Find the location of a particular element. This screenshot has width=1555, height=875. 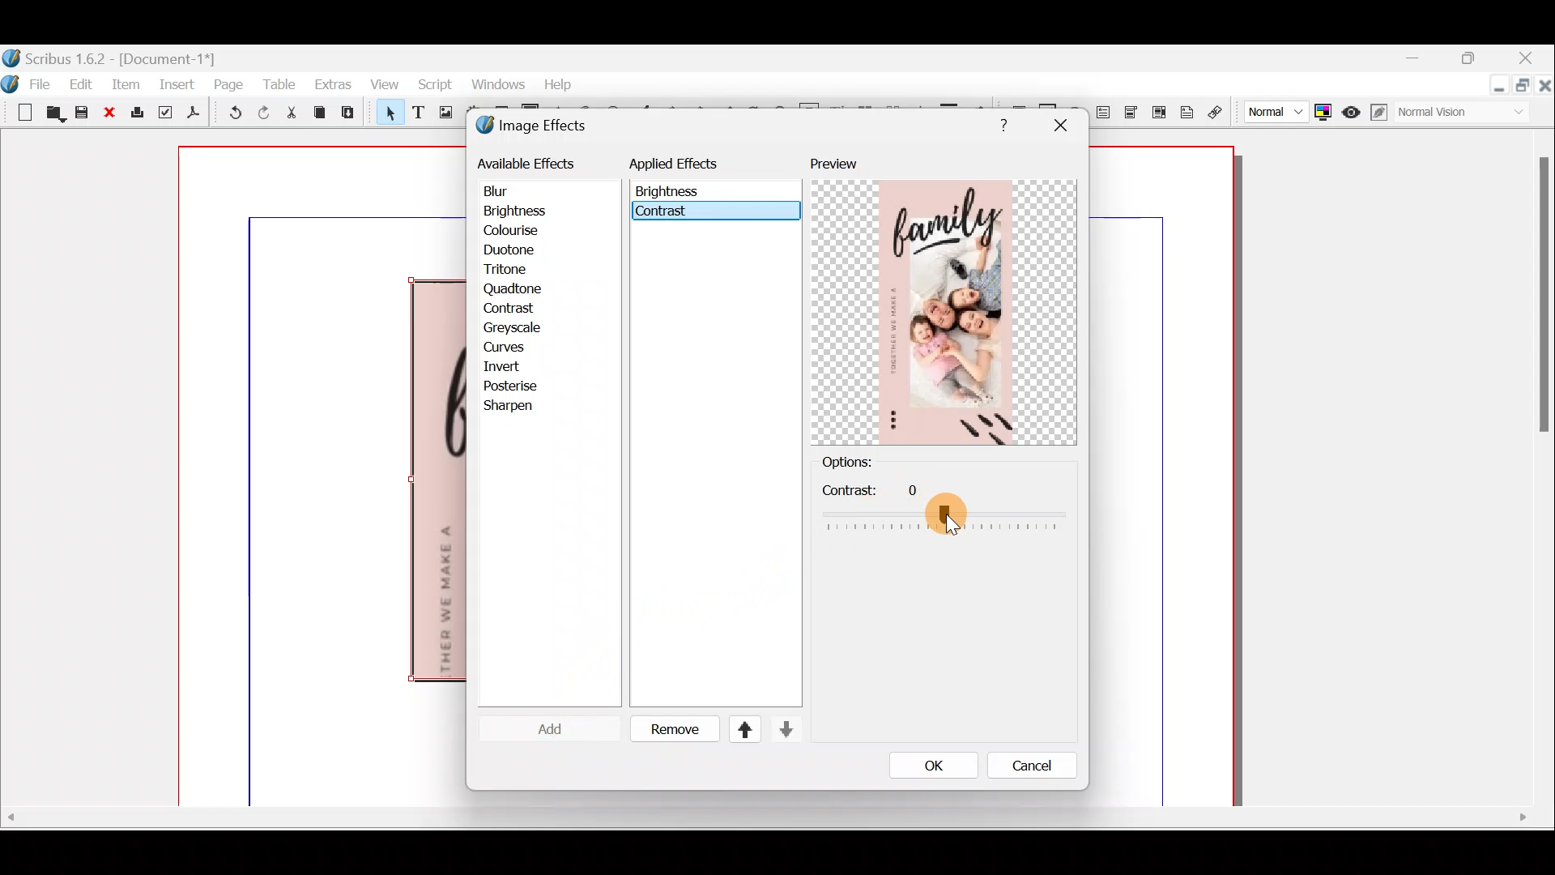

Applied effects is located at coordinates (687, 168).